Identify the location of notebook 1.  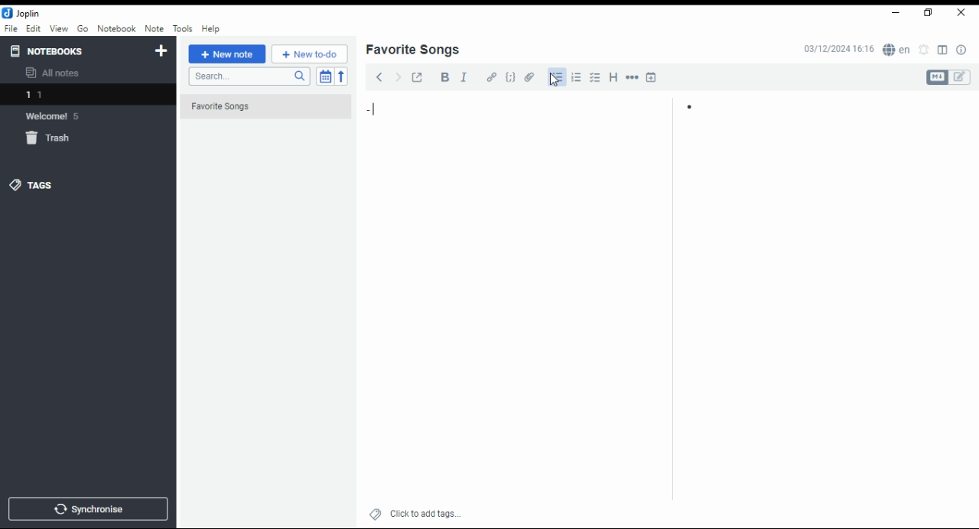
(56, 96).